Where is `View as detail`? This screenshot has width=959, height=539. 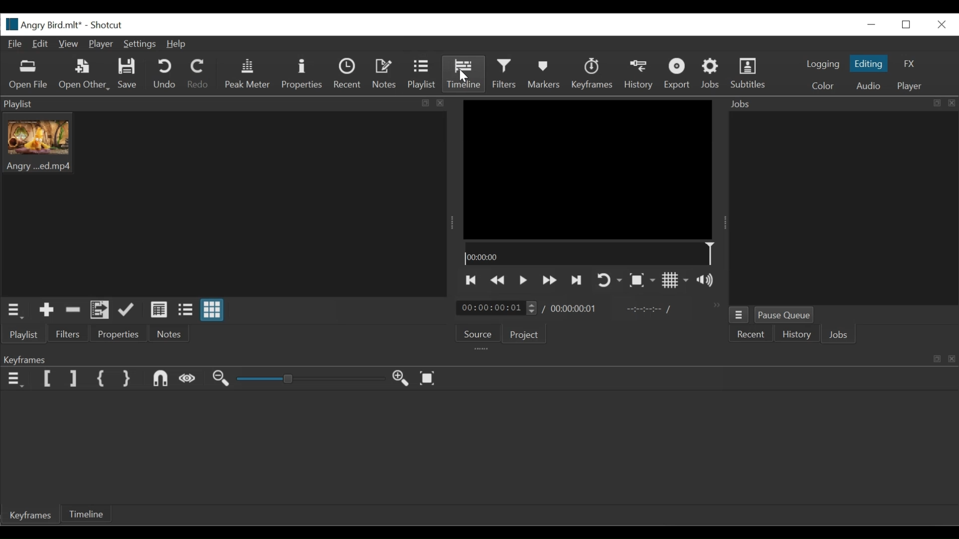
View as detail is located at coordinates (159, 310).